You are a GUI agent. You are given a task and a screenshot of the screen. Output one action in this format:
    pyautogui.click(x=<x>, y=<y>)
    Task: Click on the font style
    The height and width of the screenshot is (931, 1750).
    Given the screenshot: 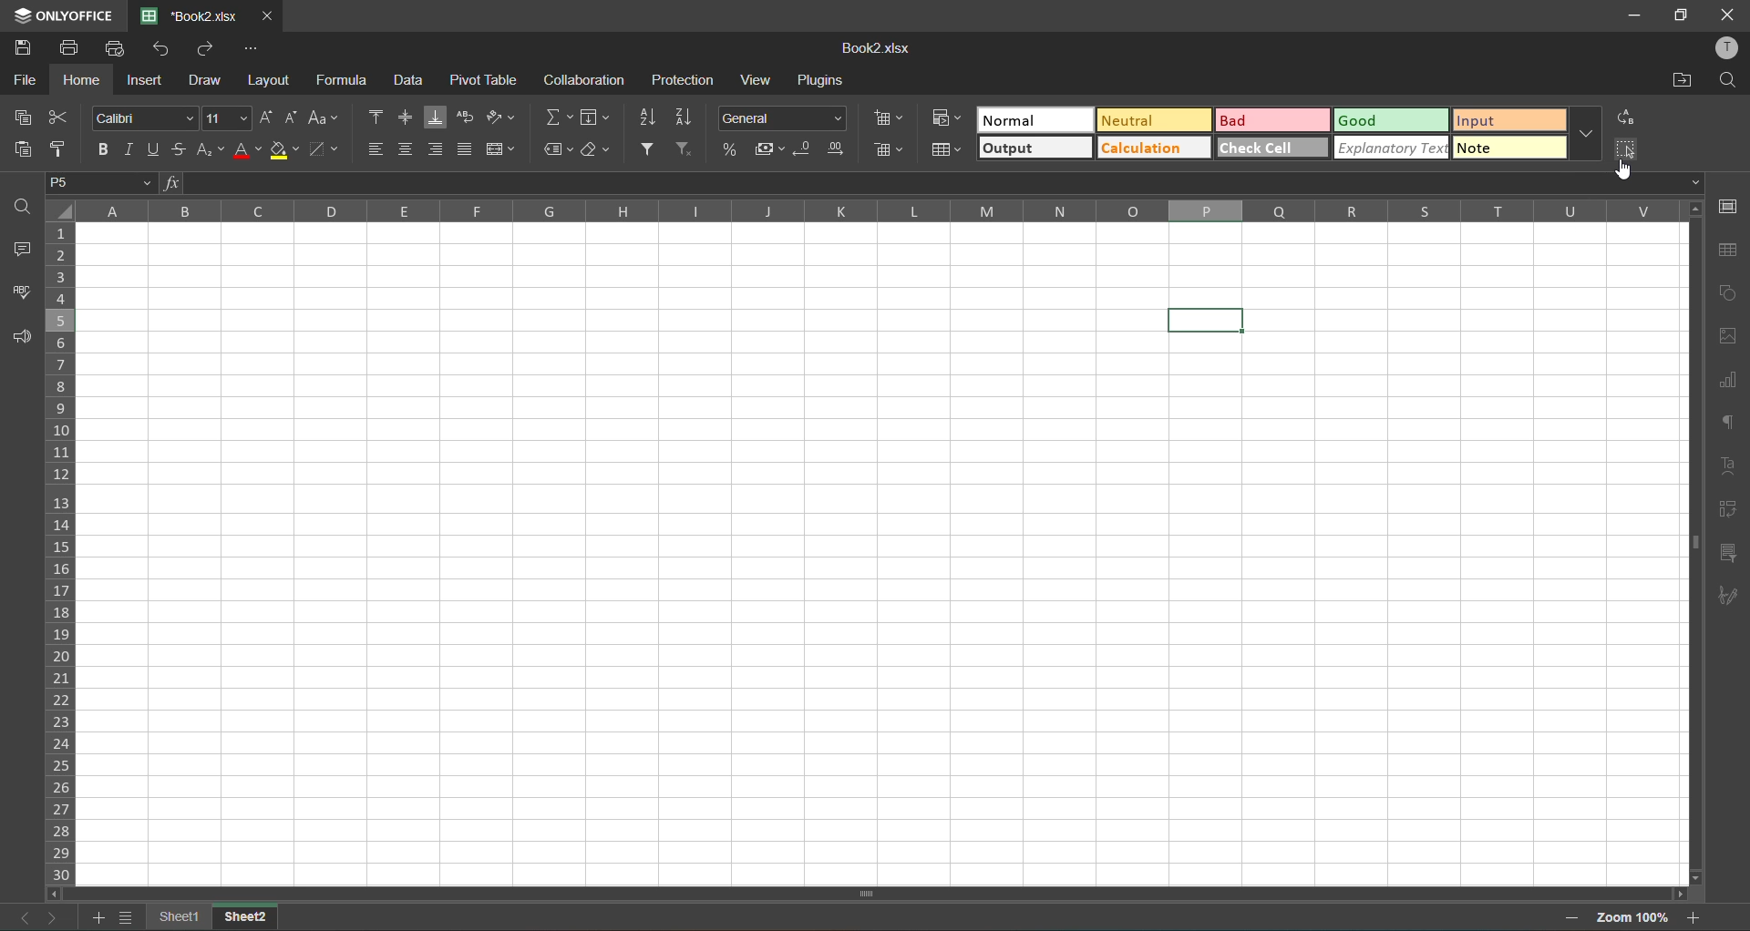 What is the action you would take?
    pyautogui.click(x=146, y=119)
    